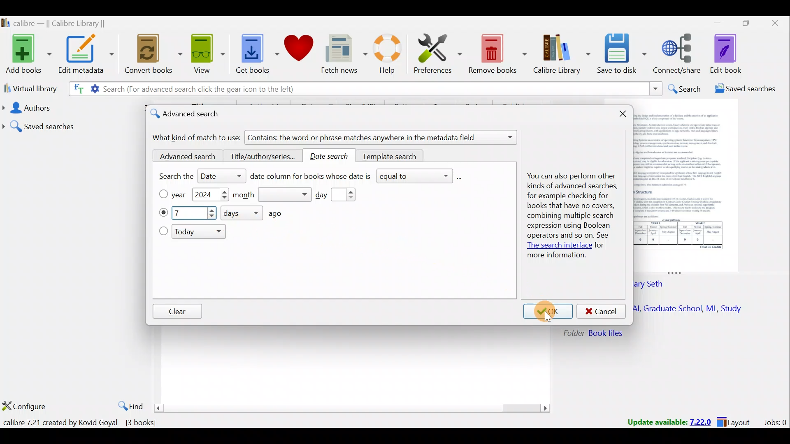  Describe the element at coordinates (774, 25) in the screenshot. I see `Close` at that location.